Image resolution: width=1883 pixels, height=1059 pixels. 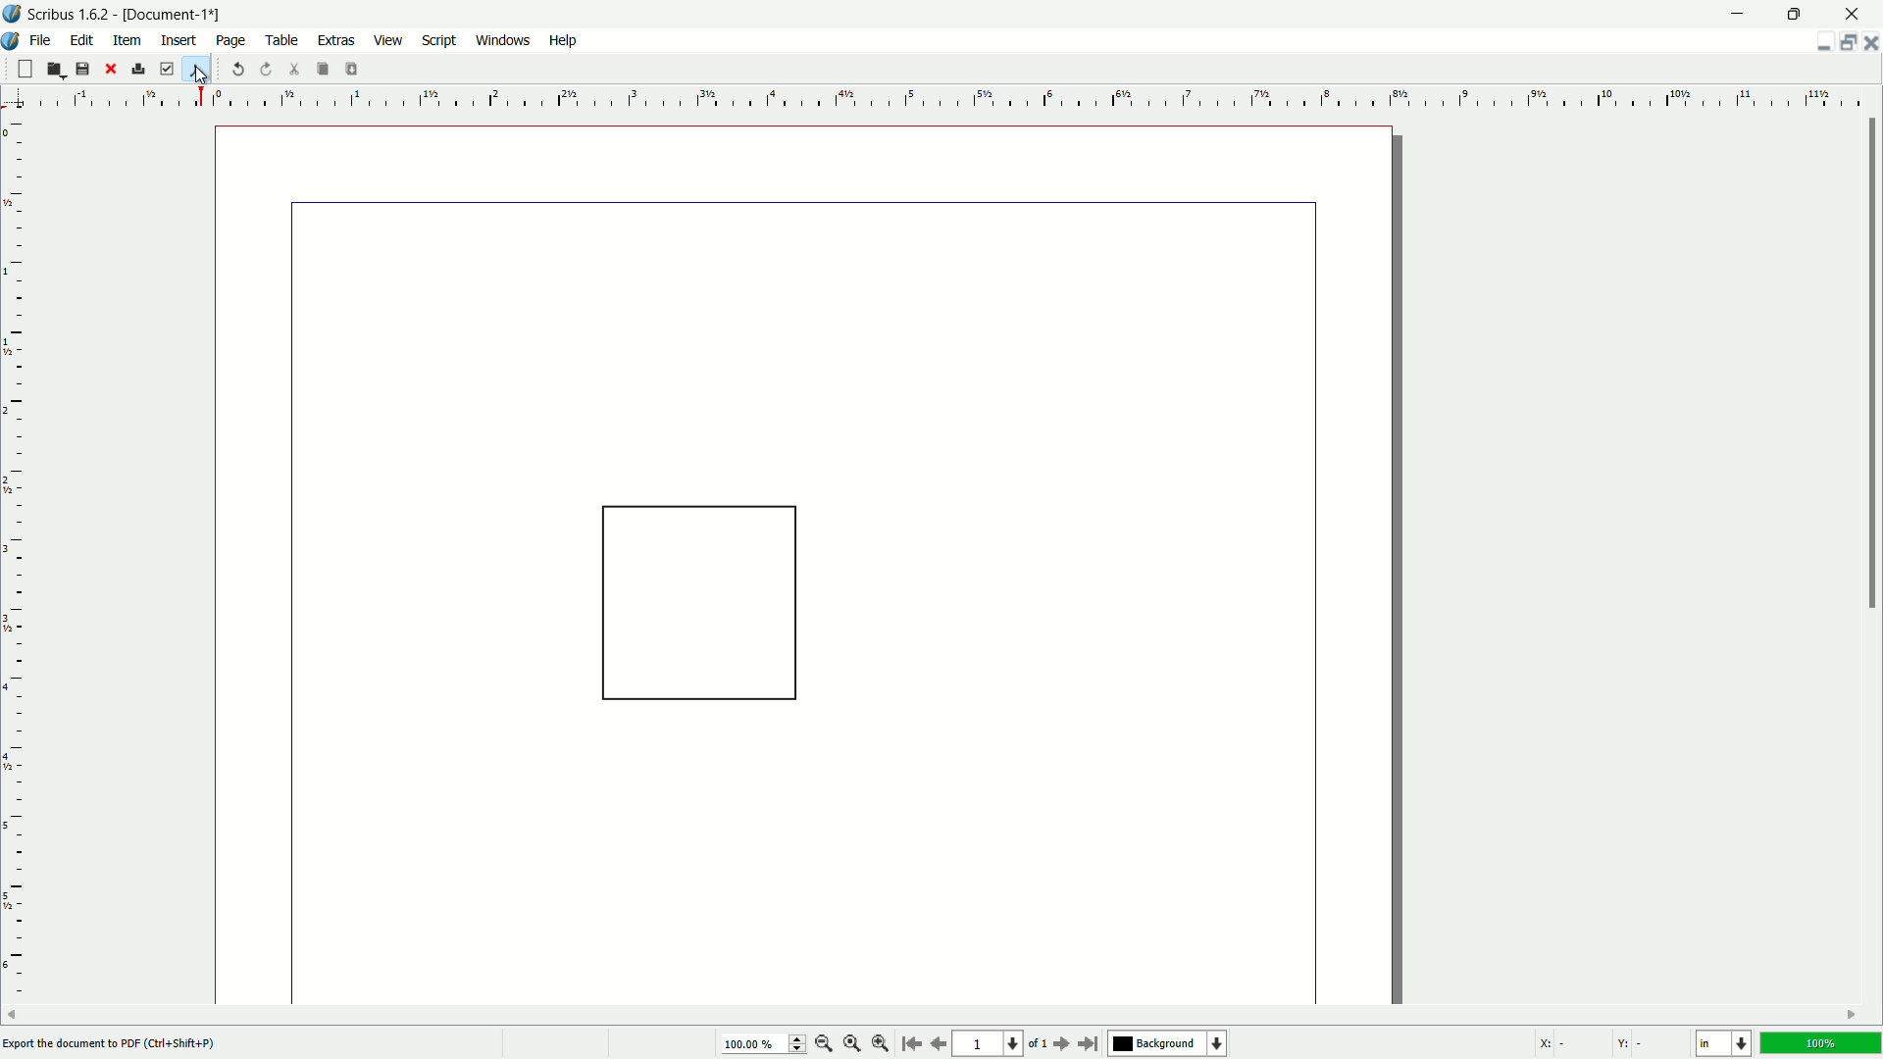 What do you see at coordinates (389, 41) in the screenshot?
I see `view menu` at bounding box center [389, 41].